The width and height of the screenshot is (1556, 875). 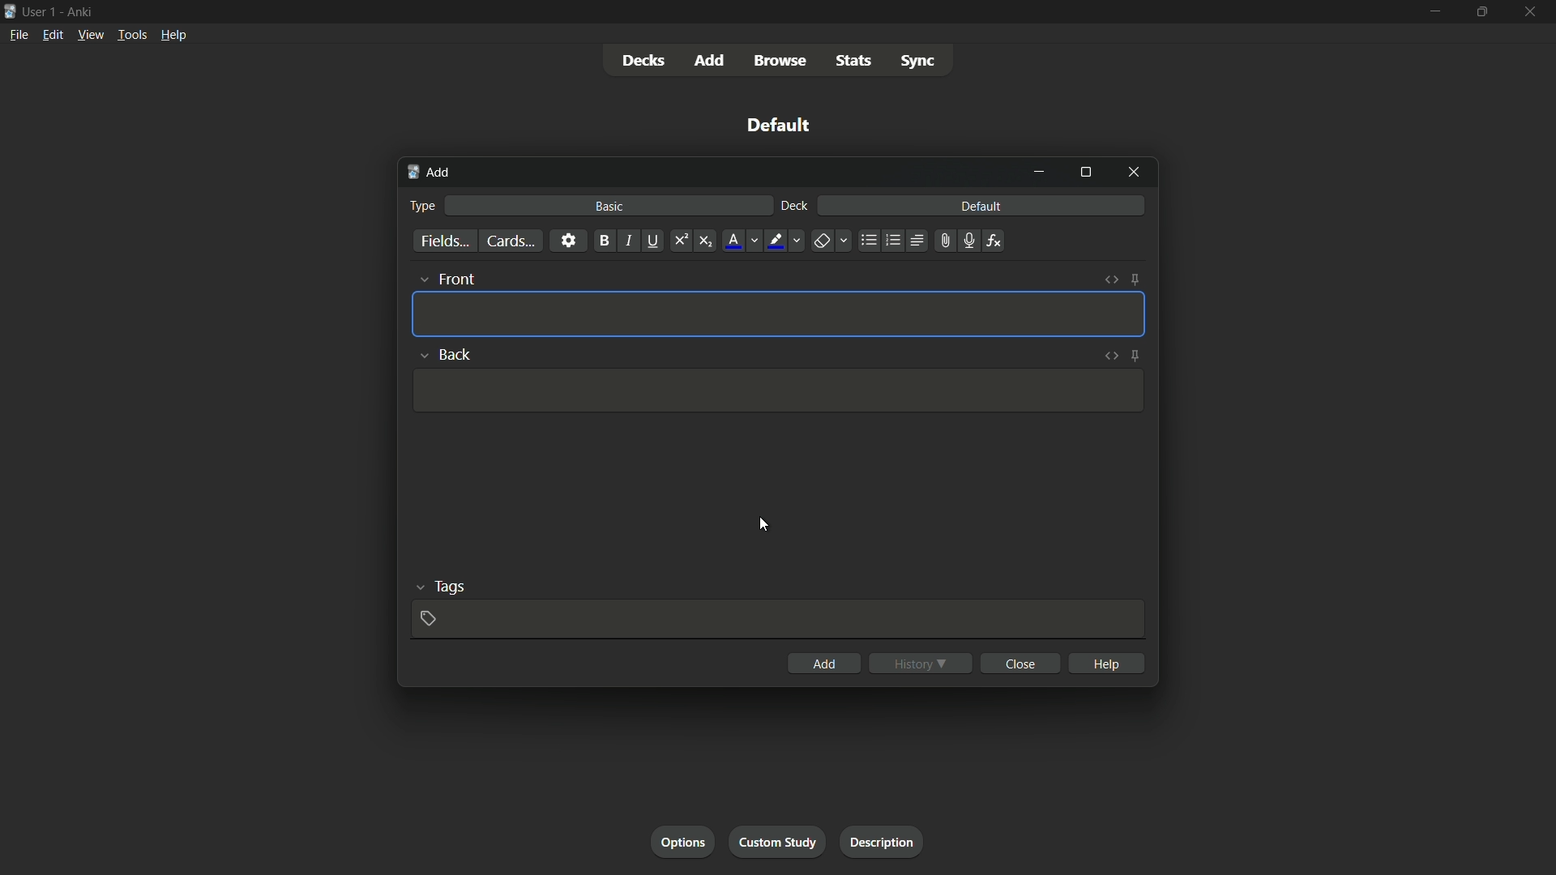 I want to click on Input Template, so click(x=775, y=391).